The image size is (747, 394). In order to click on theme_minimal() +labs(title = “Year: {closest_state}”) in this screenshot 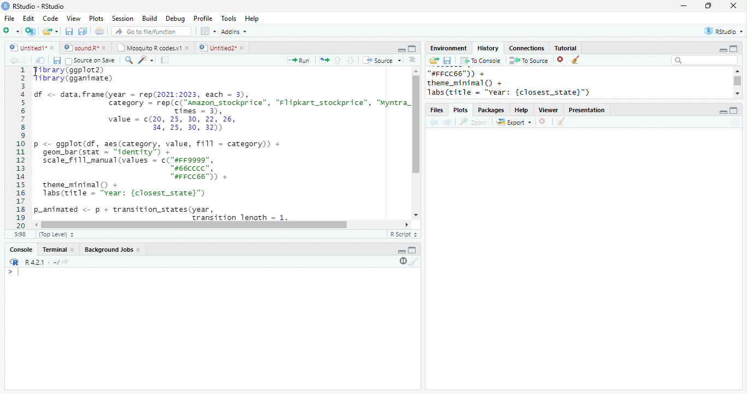, I will do `click(129, 190)`.